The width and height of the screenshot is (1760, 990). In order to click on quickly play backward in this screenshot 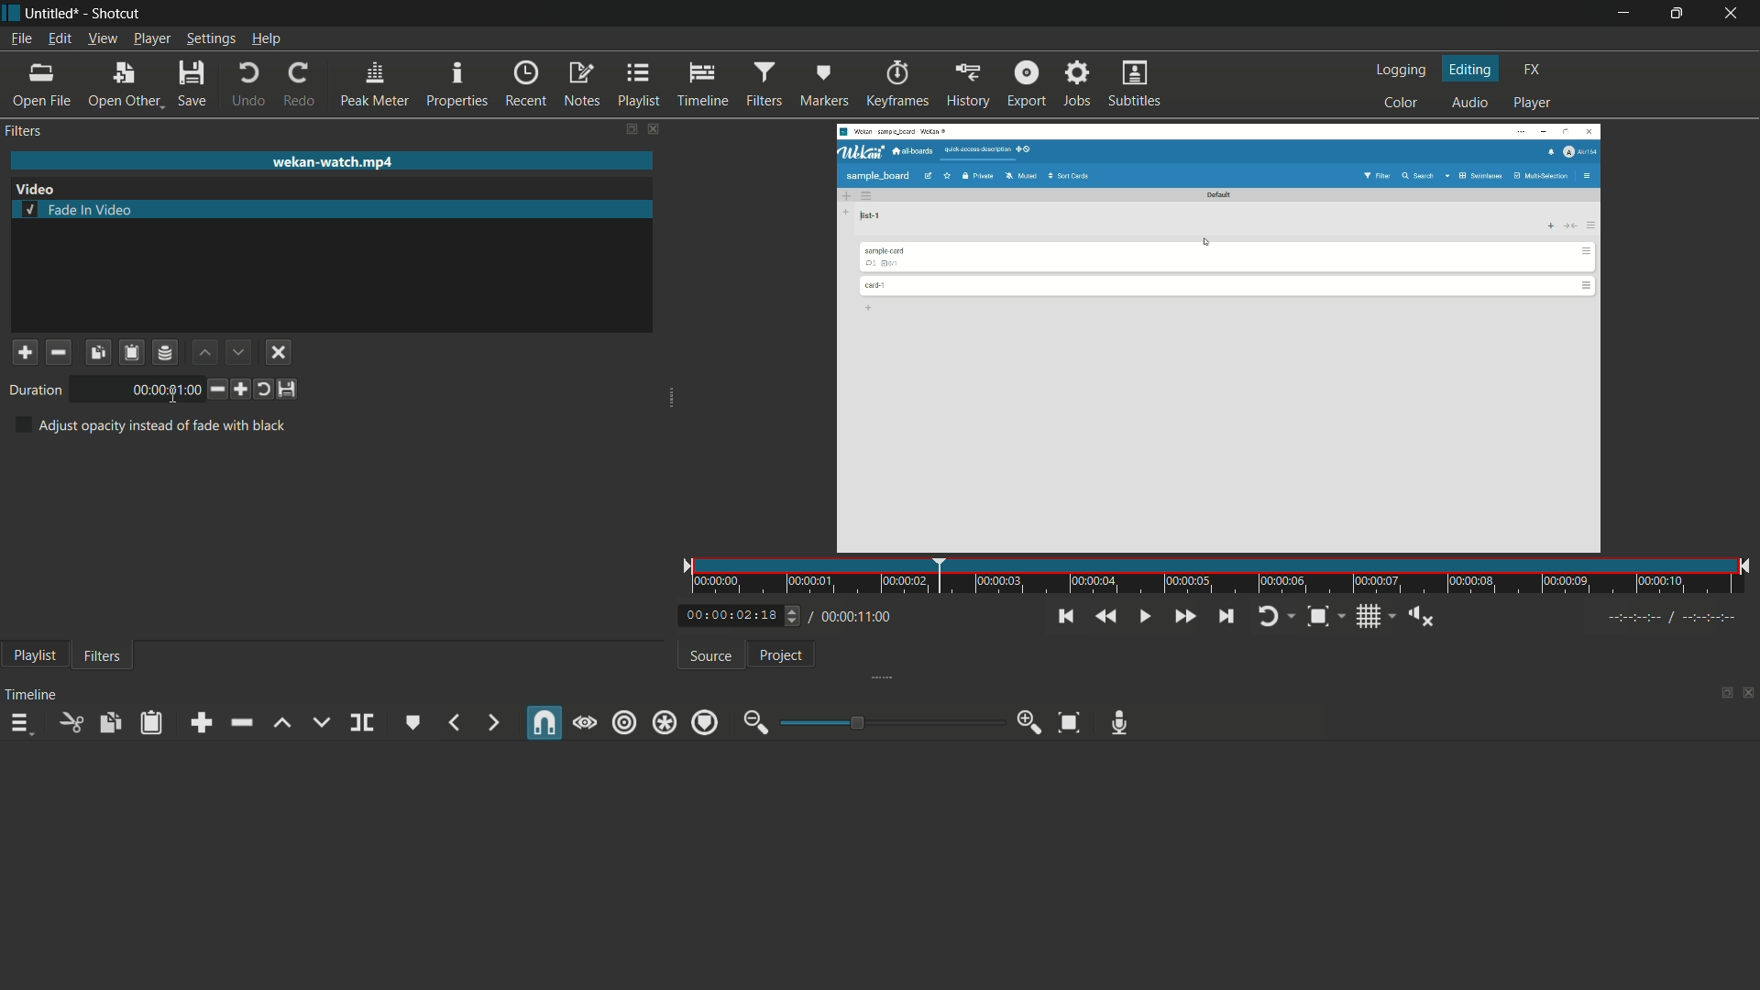, I will do `click(1104, 616)`.